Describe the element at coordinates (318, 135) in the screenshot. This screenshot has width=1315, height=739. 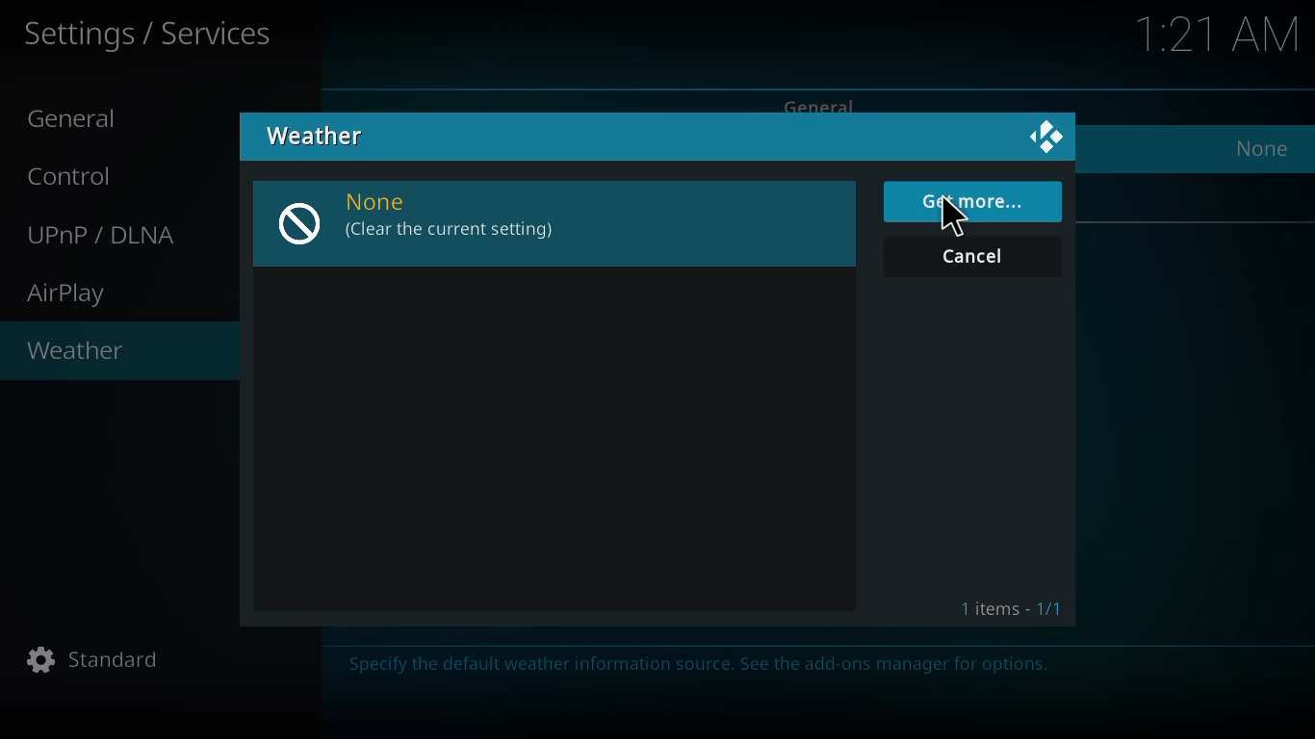
I see `weather` at that location.